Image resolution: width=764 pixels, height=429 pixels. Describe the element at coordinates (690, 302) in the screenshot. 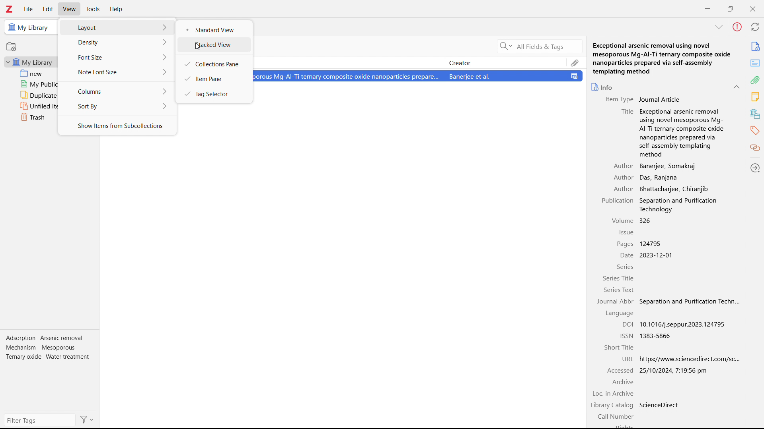

I see `Separation and Purification Techn...` at that location.